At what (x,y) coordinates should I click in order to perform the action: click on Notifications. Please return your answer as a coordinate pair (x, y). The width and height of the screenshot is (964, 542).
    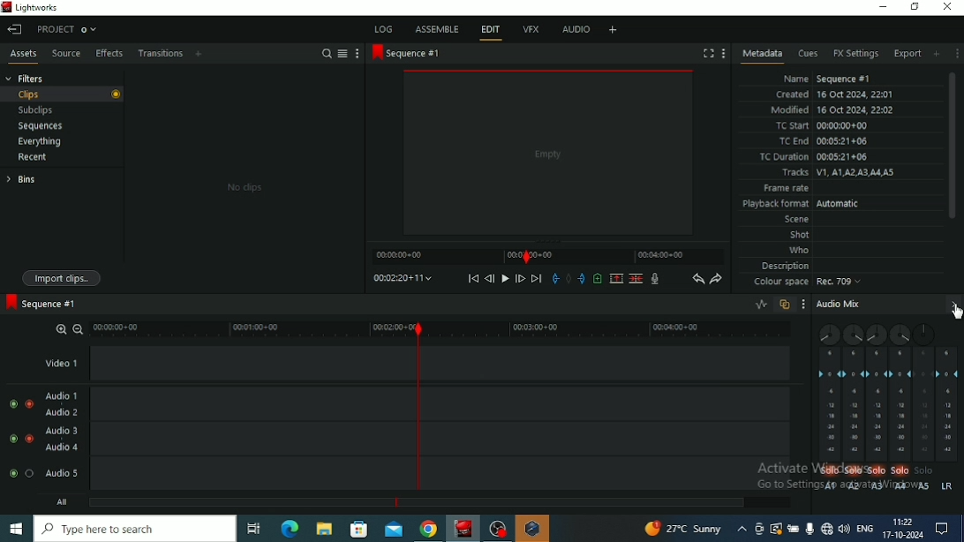
    Looking at the image, I should click on (942, 529).